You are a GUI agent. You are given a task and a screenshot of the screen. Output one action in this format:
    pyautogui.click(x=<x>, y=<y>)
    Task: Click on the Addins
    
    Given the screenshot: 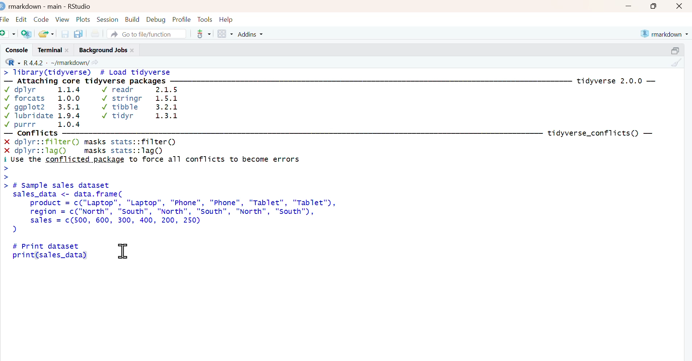 What is the action you would take?
    pyautogui.click(x=252, y=34)
    